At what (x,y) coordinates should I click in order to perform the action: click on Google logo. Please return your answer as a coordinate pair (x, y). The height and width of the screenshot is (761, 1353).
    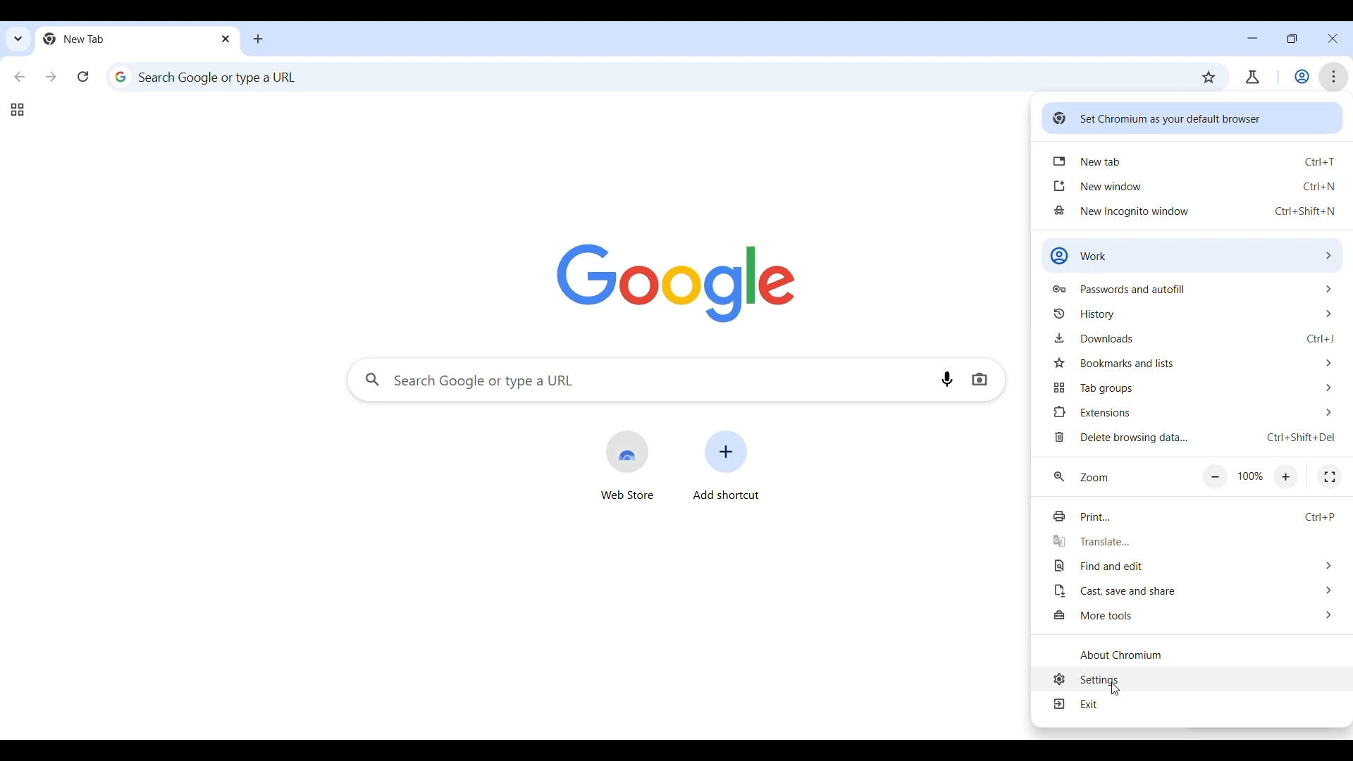
    Looking at the image, I should click on (676, 284).